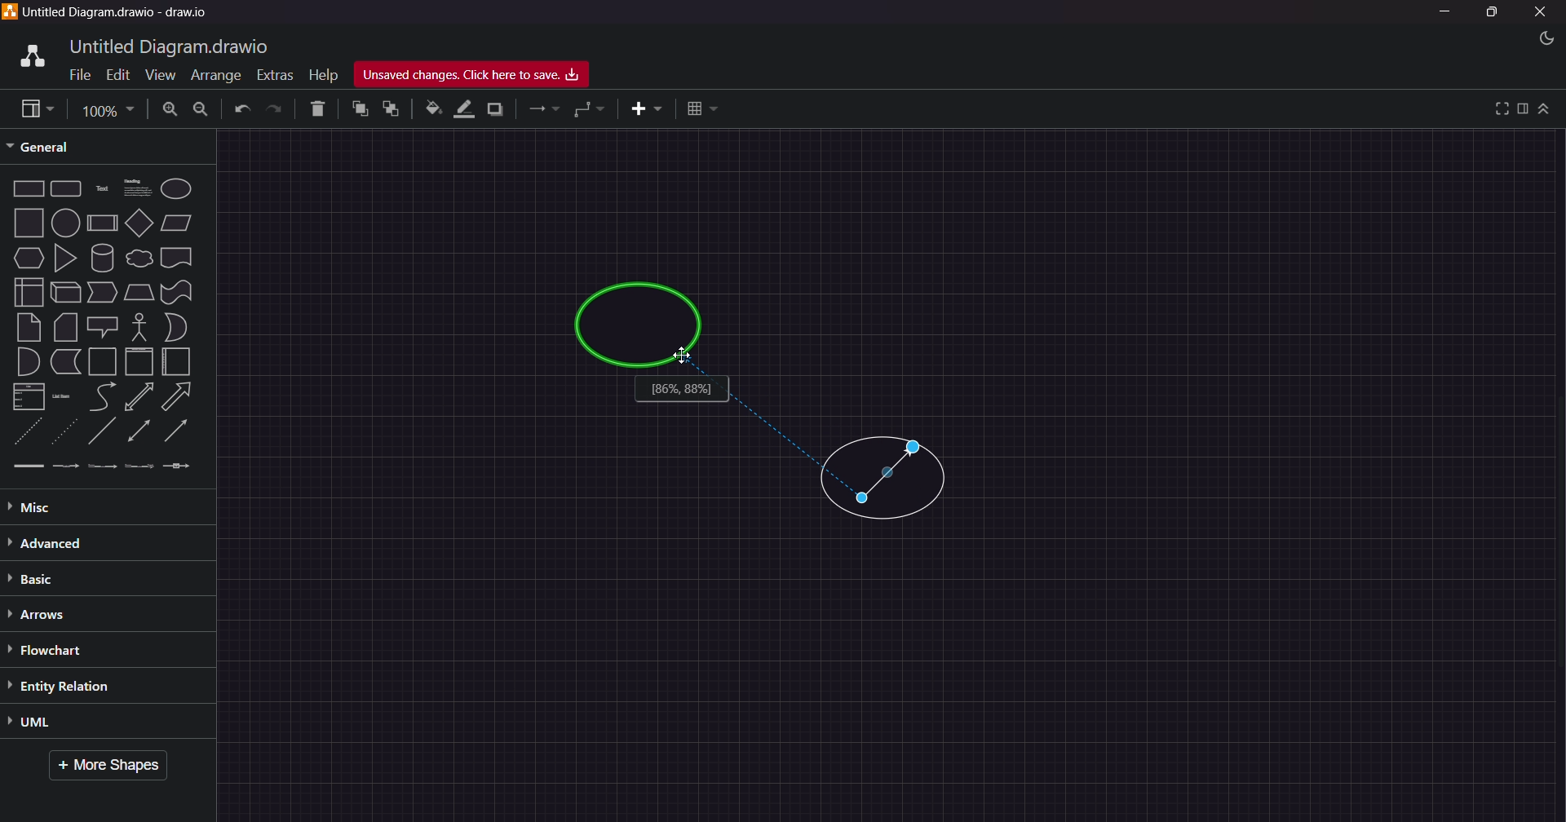  What do you see at coordinates (314, 109) in the screenshot?
I see `Delete` at bounding box center [314, 109].